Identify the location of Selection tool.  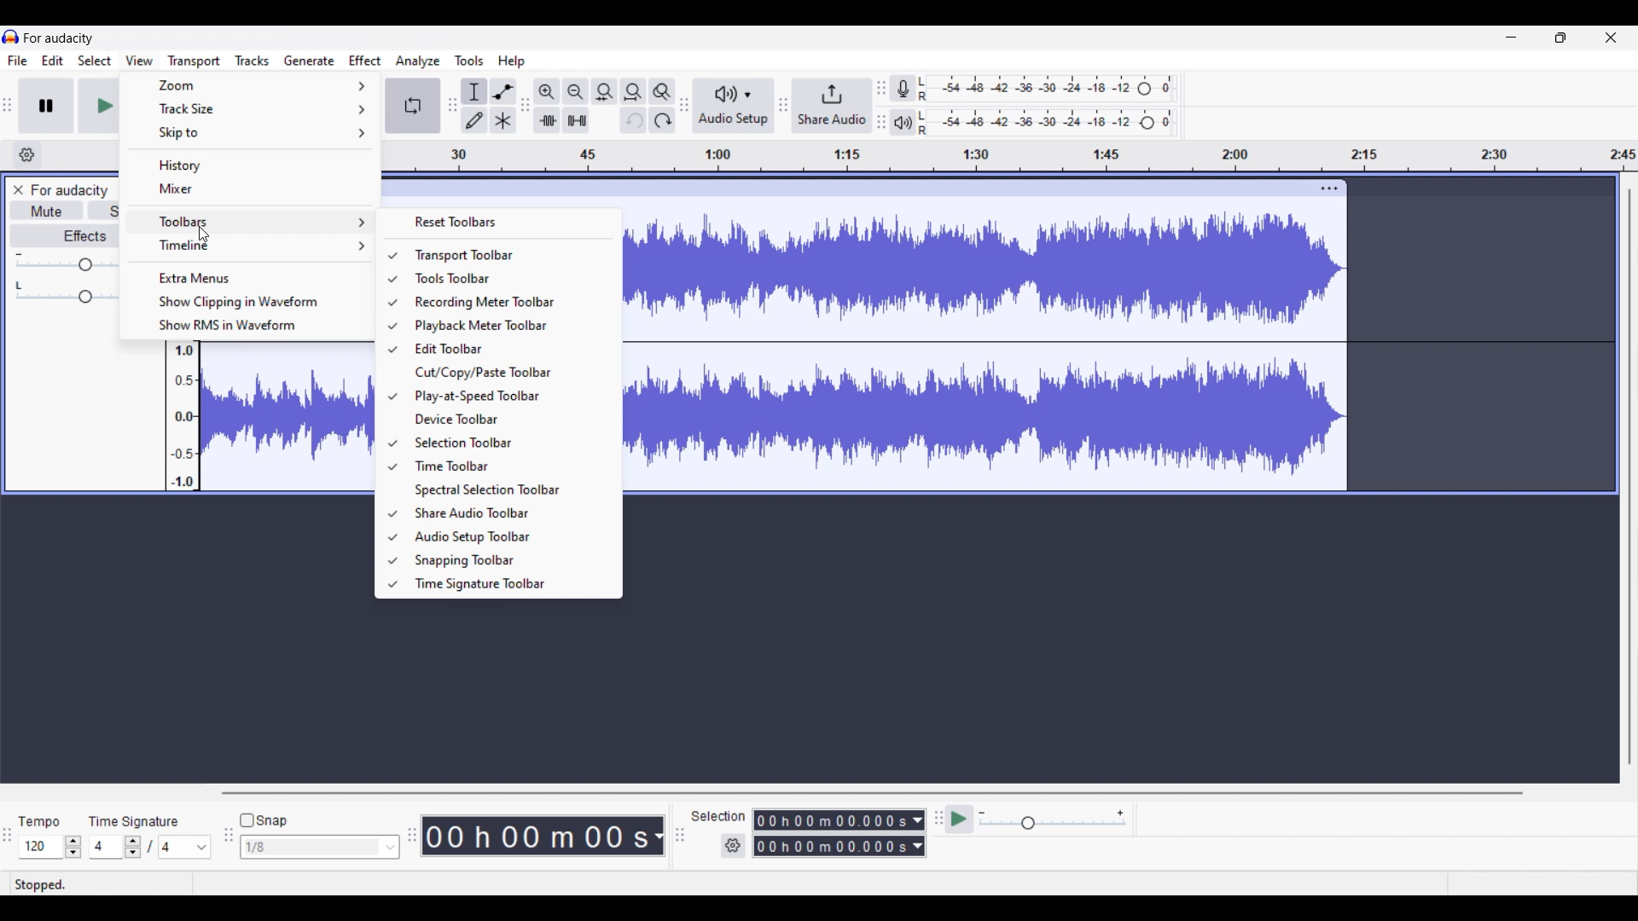
(474, 92).